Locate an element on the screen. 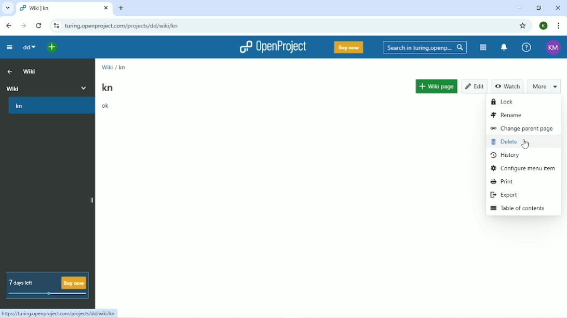 This screenshot has height=318, width=567. cursor is located at coordinates (526, 145).